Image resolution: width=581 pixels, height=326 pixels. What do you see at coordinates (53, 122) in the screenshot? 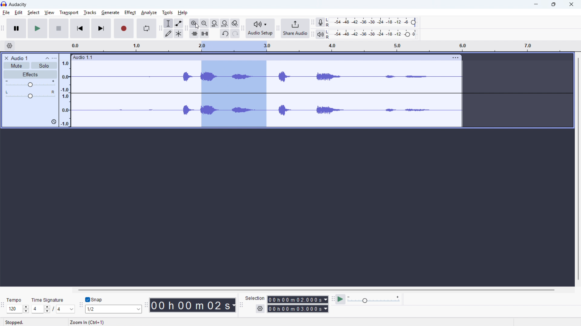
I see `icon` at bounding box center [53, 122].